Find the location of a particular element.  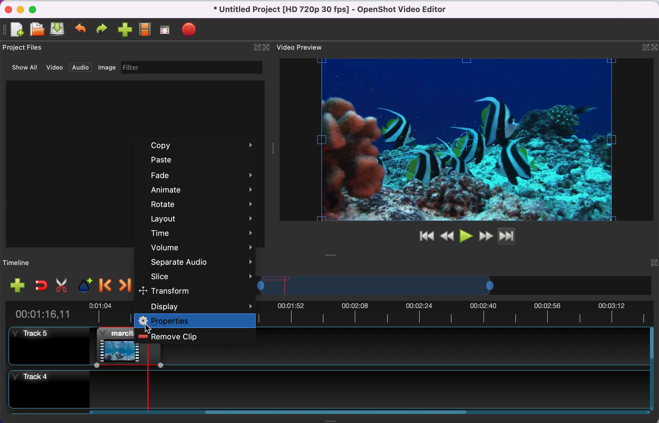

open file is located at coordinates (37, 29).